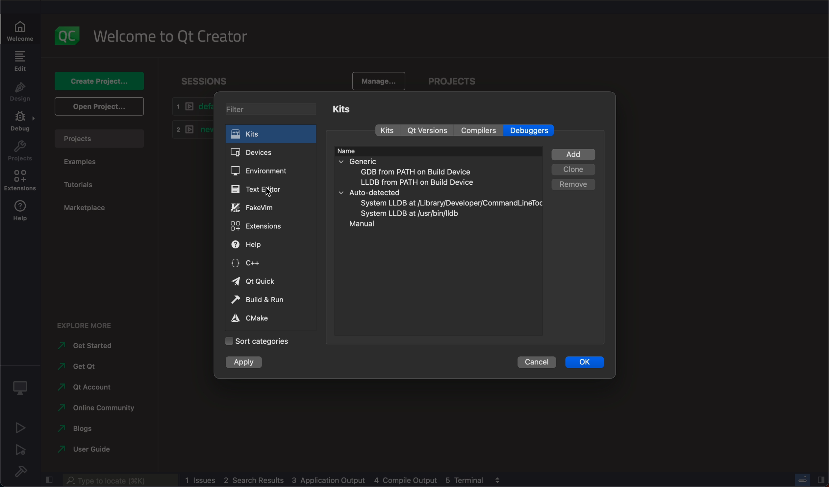  I want to click on get Qt, so click(81, 367).